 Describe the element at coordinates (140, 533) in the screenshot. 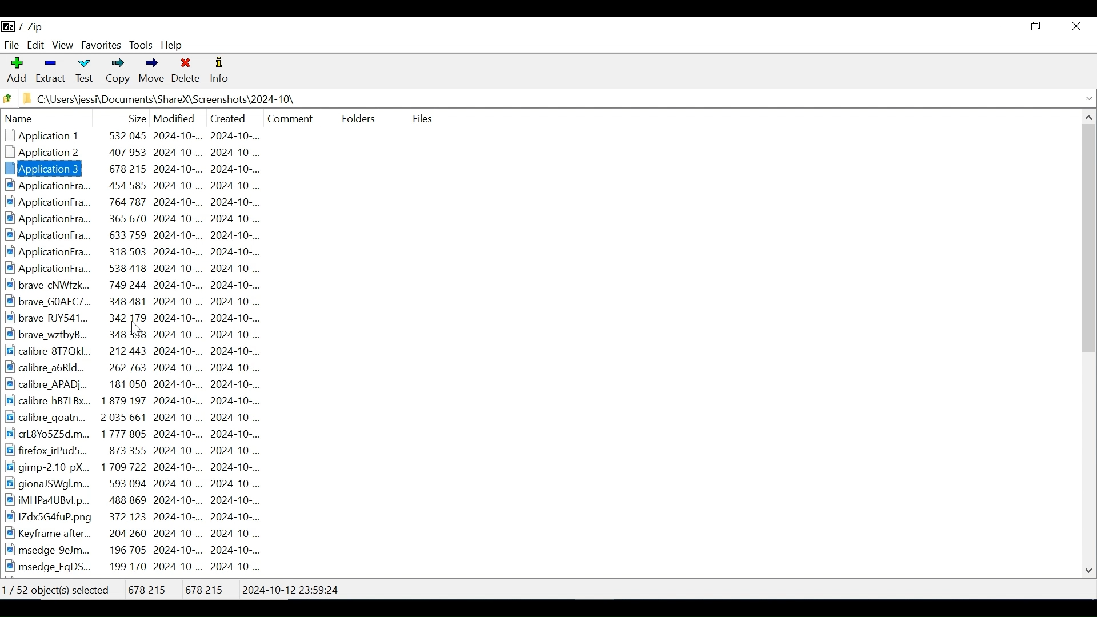

I see `Keyframe after... 204 260 2024-10-.. 2024-10-...` at that location.